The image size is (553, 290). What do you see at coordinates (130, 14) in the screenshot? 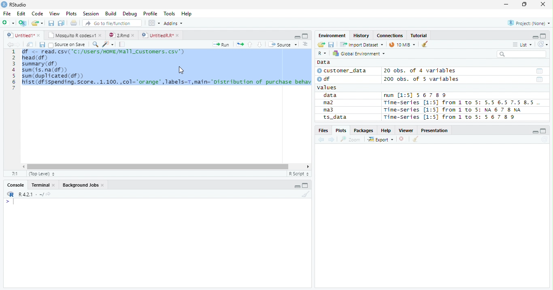
I see `Debug` at bounding box center [130, 14].